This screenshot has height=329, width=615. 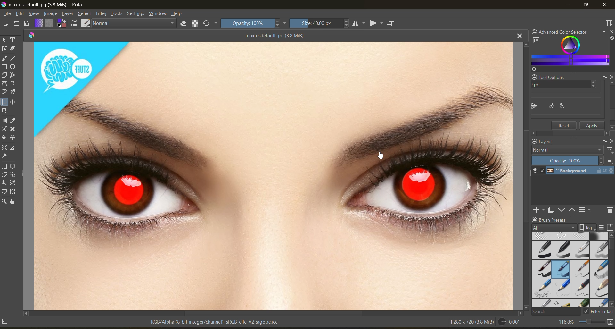 What do you see at coordinates (604, 32) in the screenshot?
I see `float docker` at bounding box center [604, 32].